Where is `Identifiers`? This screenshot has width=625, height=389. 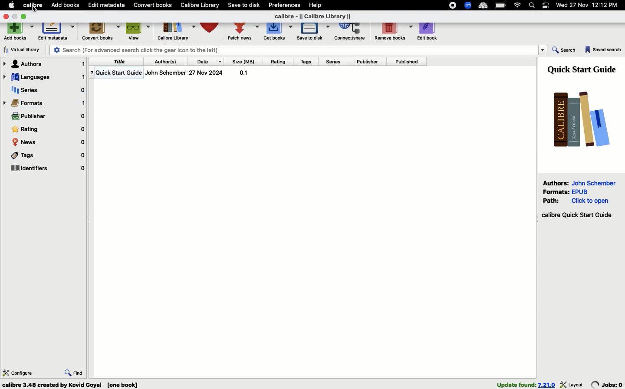
Identifiers is located at coordinates (48, 169).